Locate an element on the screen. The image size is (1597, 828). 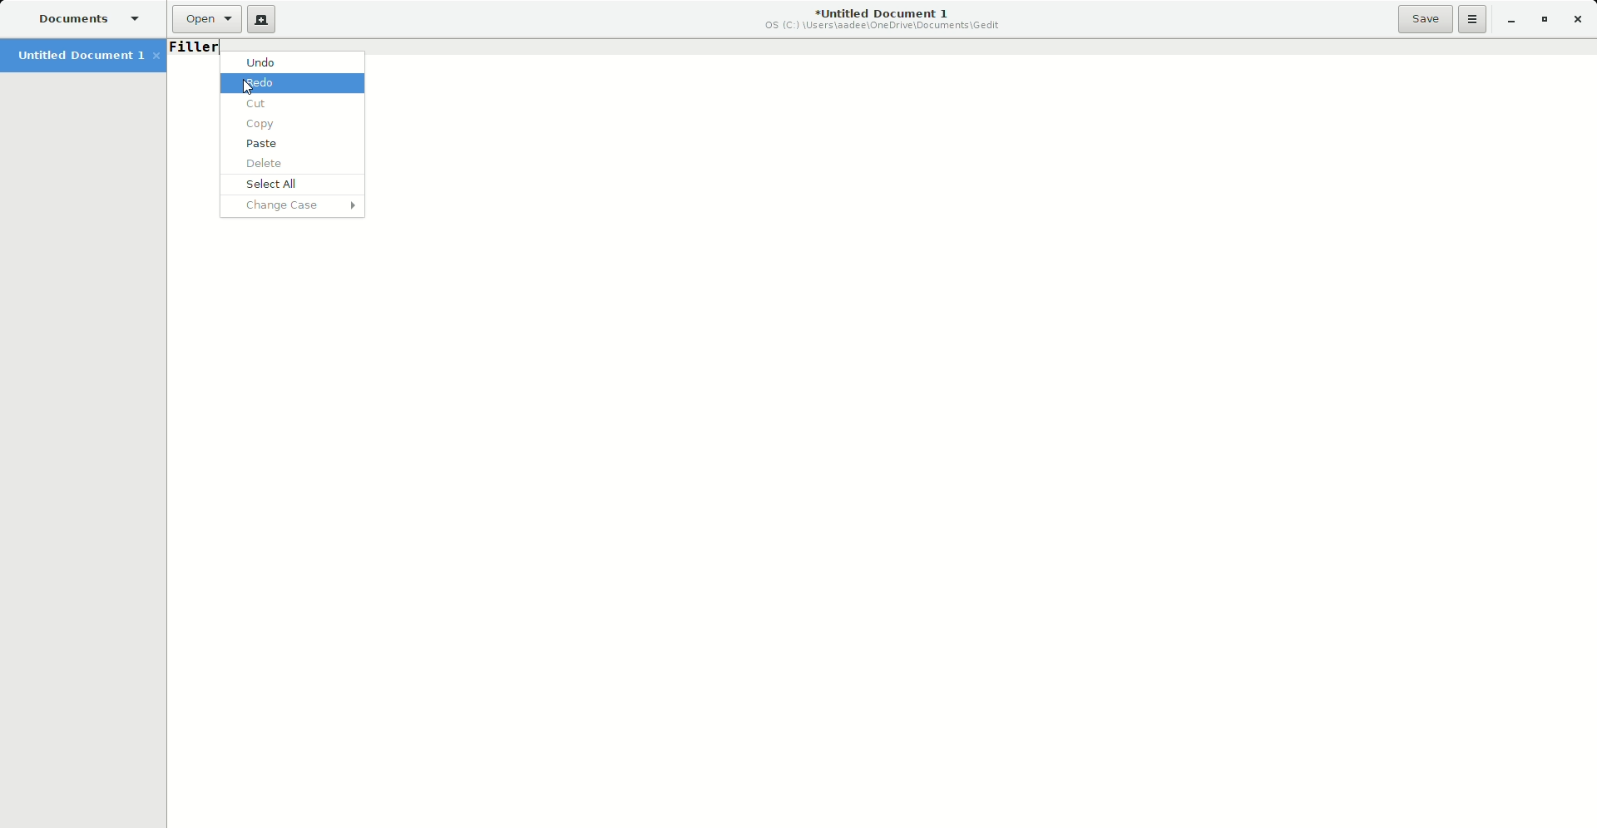
Delete is located at coordinates (295, 165).